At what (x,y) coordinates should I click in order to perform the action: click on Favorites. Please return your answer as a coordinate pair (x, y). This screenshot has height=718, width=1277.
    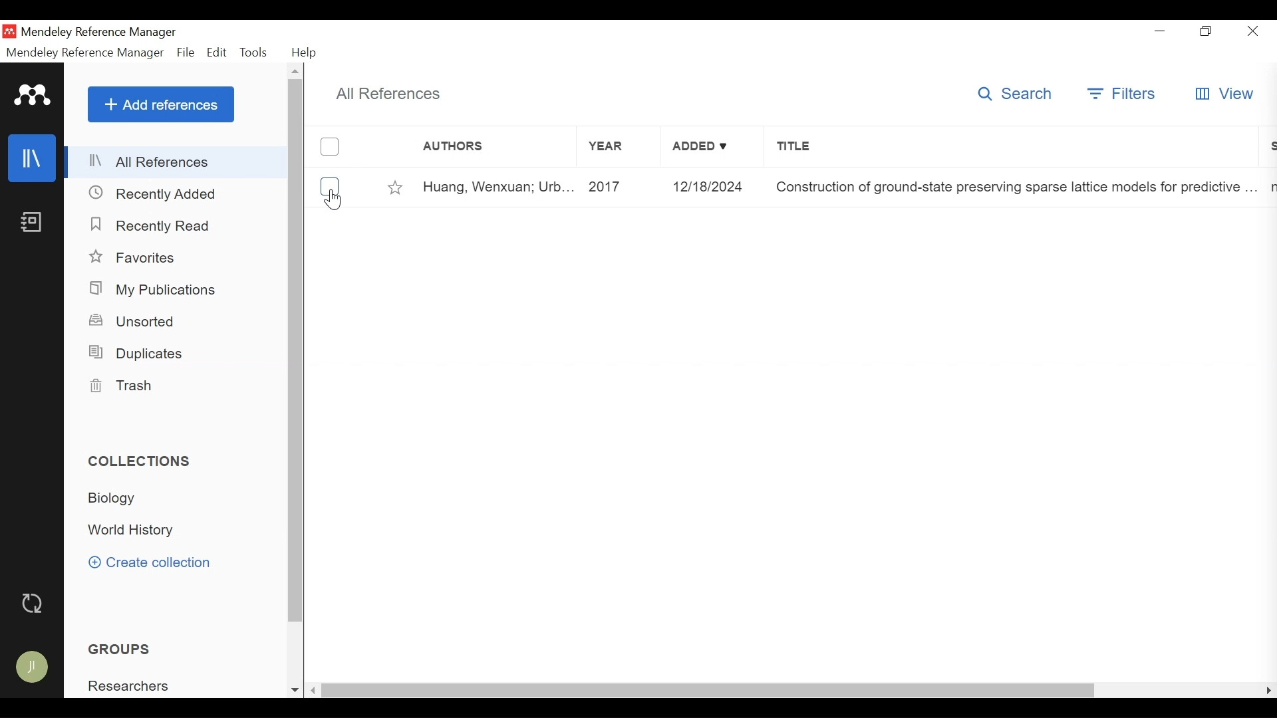
    Looking at the image, I should click on (137, 257).